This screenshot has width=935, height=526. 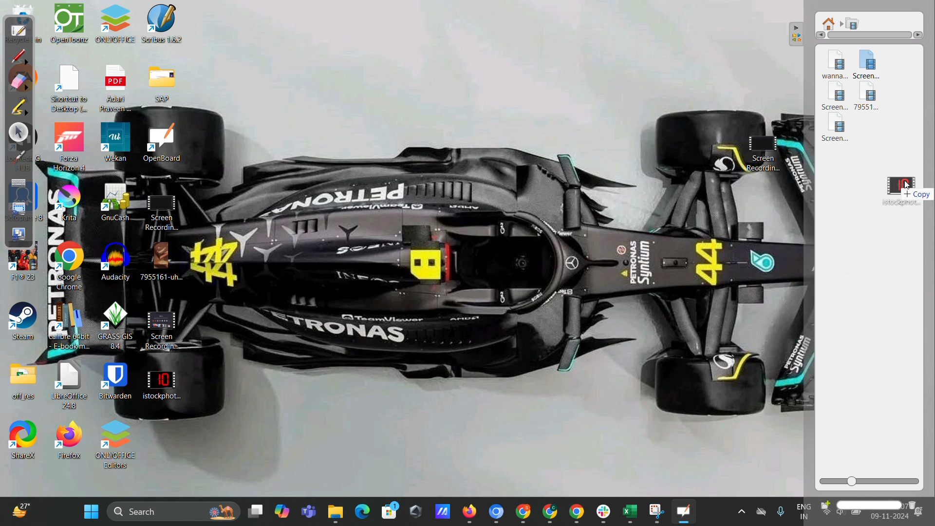 What do you see at coordinates (630, 511) in the screenshot?
I see `minimized microsoft excel` at bounding box center [630, 511].